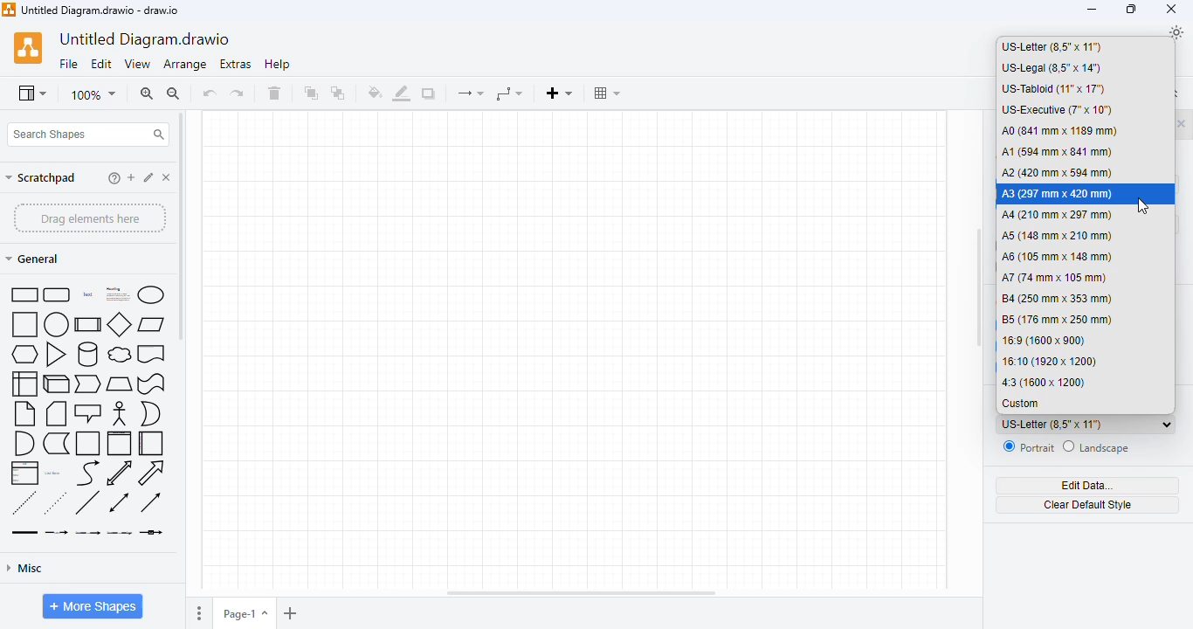  Describe the element at coordinates (87, 502) in the screenshot. I see `line` at that location.